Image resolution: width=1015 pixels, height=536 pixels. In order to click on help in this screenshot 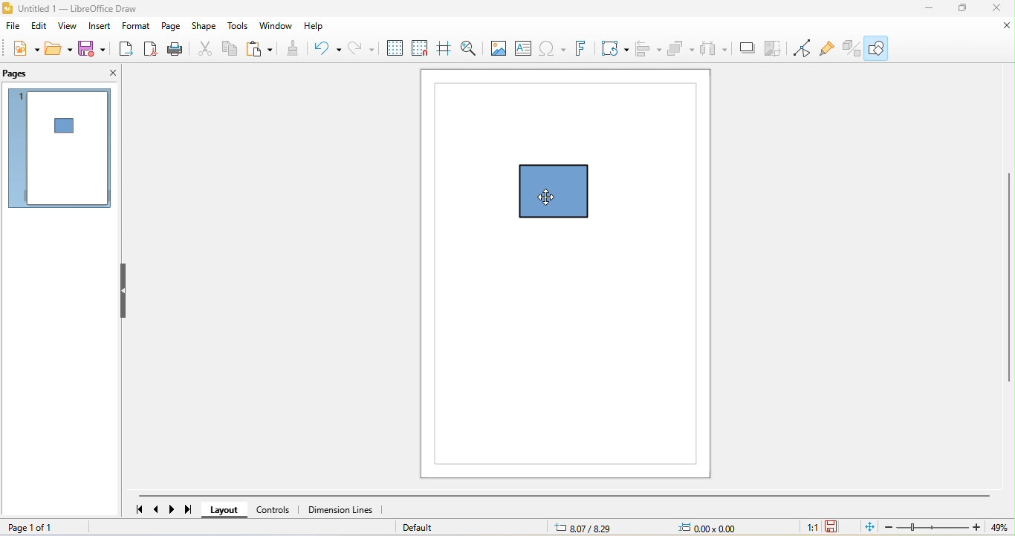, I will do `click(317, 26)`.